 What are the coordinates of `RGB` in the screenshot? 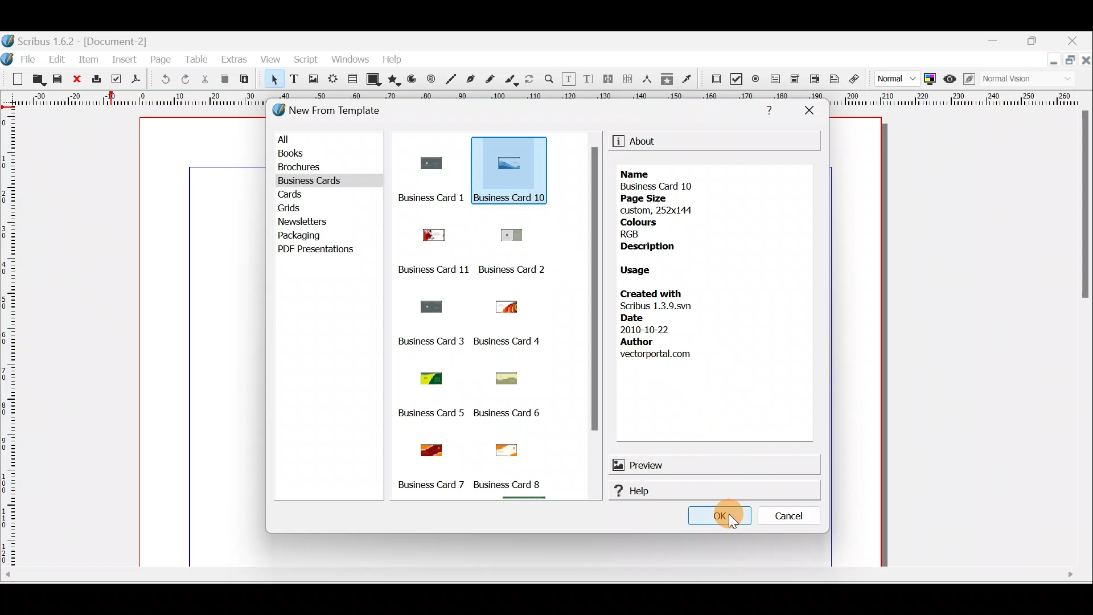 It's located at (635, 233).